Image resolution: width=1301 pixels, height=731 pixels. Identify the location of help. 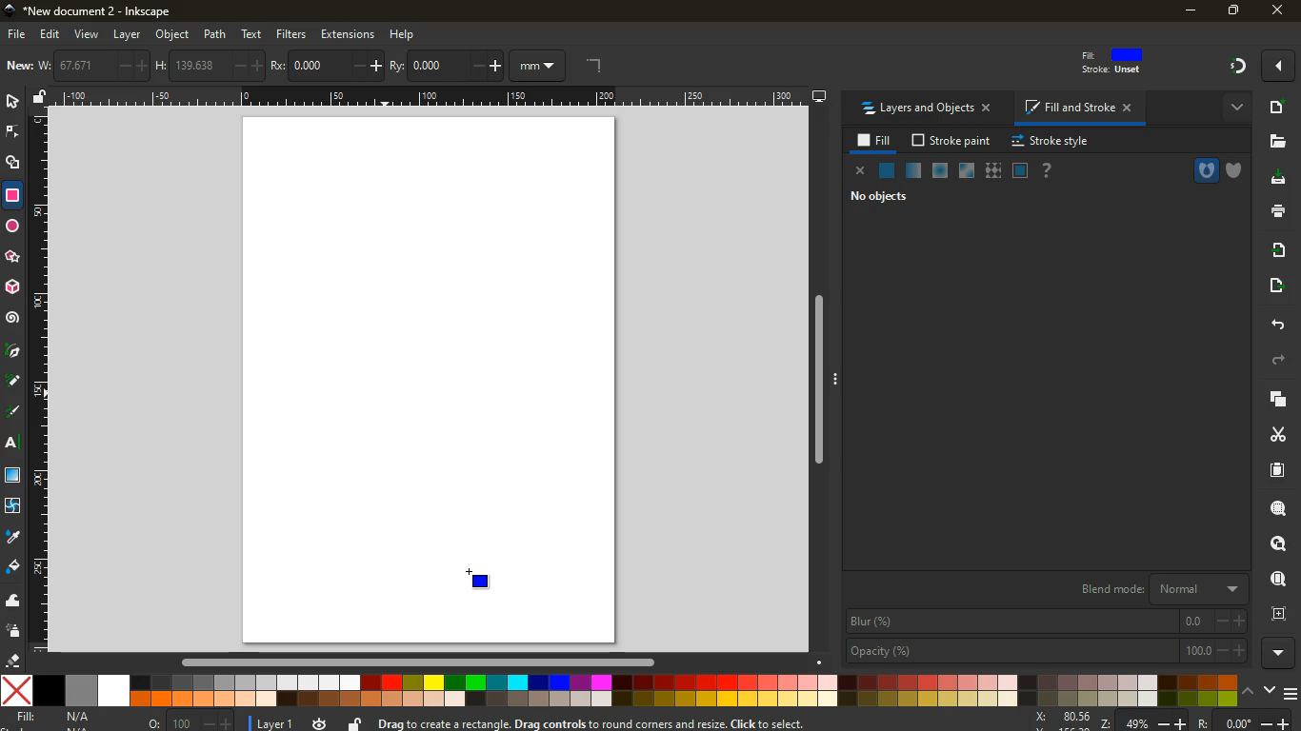
(1047, 170).